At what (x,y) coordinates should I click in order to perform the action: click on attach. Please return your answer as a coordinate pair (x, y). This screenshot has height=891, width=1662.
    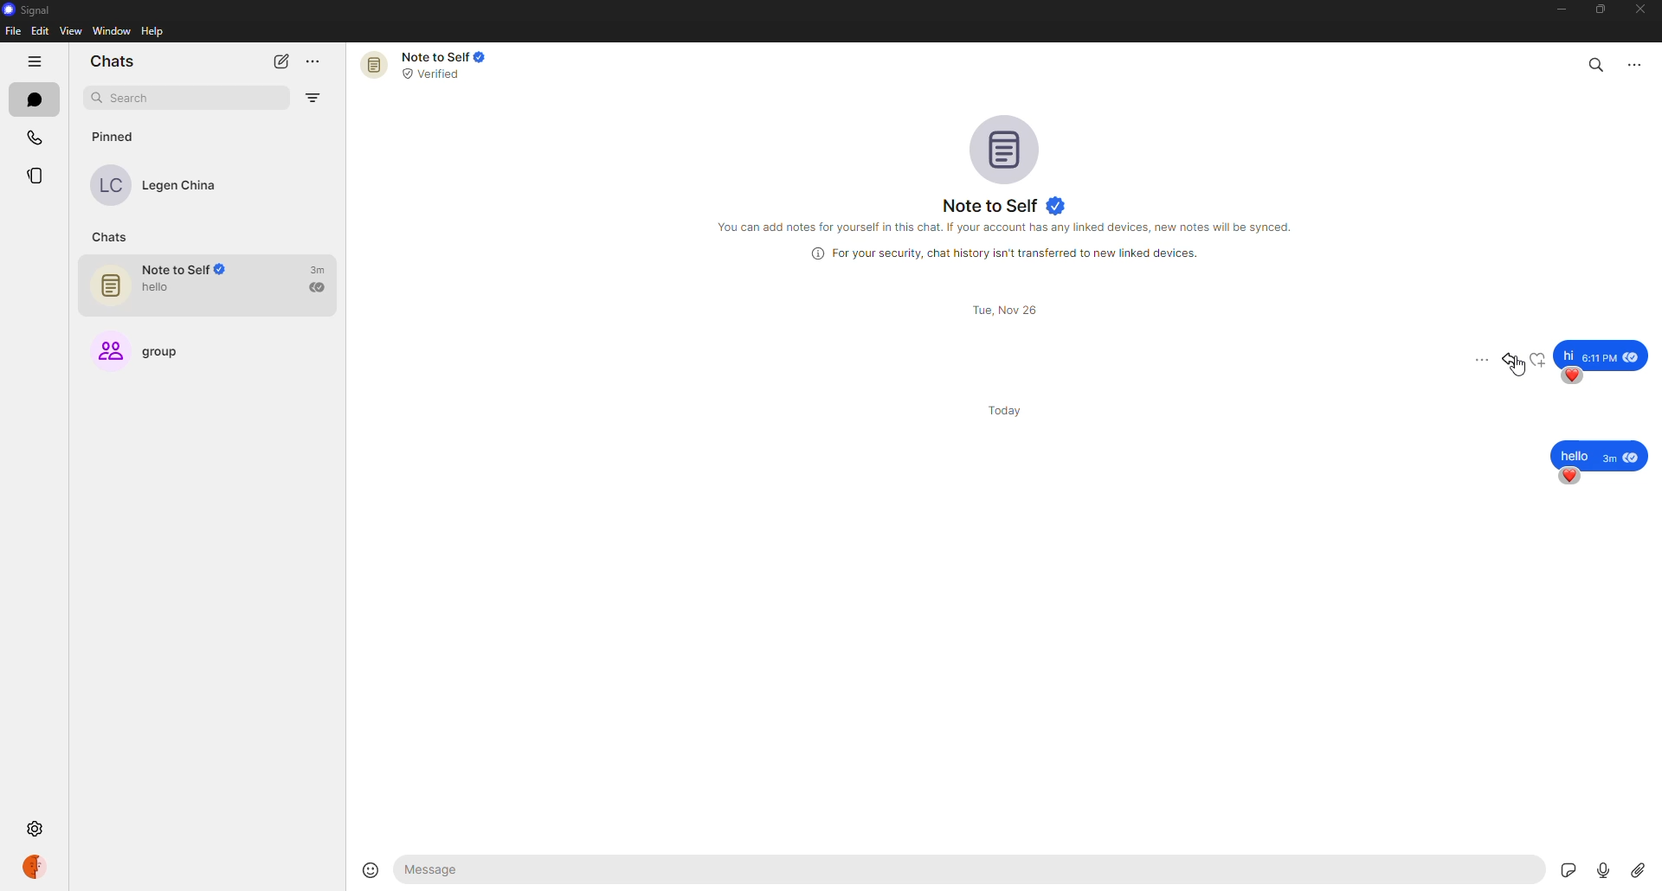
    Looking at the image, I should click on (1639, 869).